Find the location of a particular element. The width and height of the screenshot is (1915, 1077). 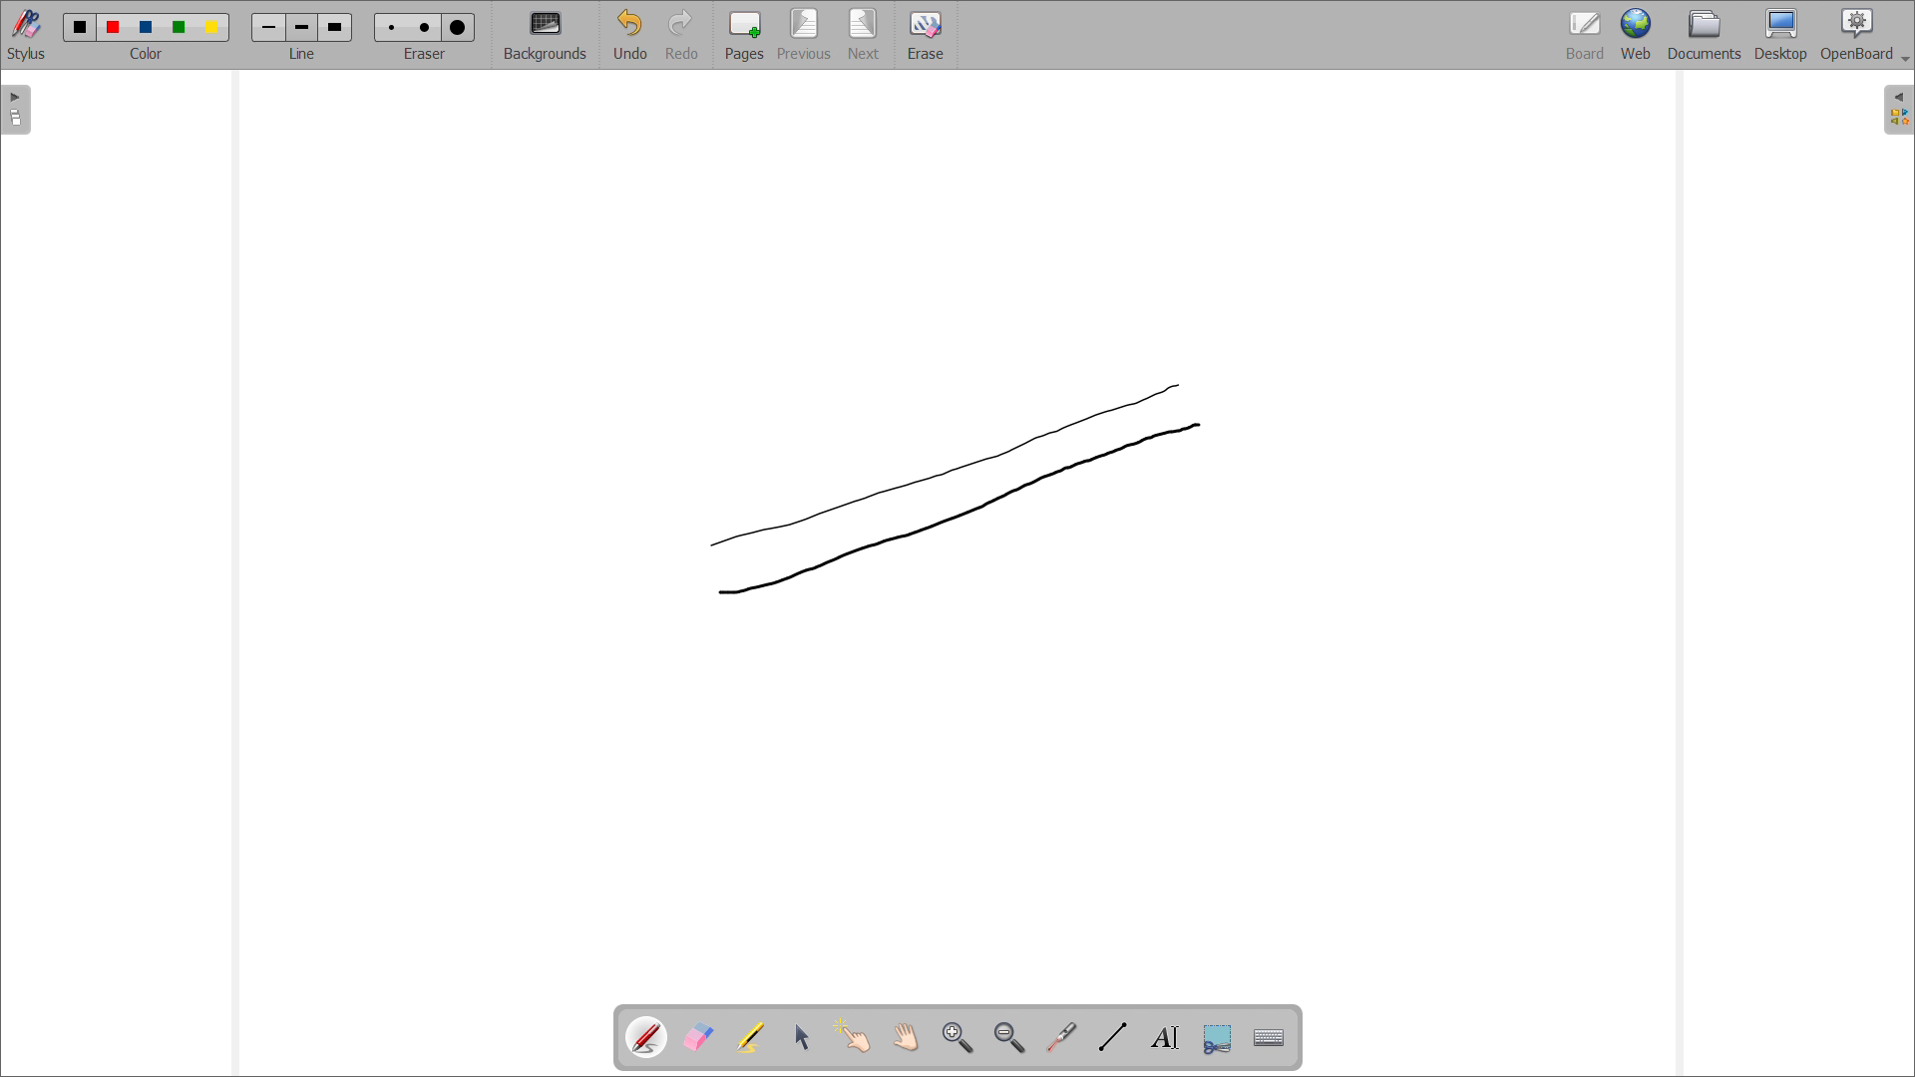

interact with items is located at coordinates (855, 1036).